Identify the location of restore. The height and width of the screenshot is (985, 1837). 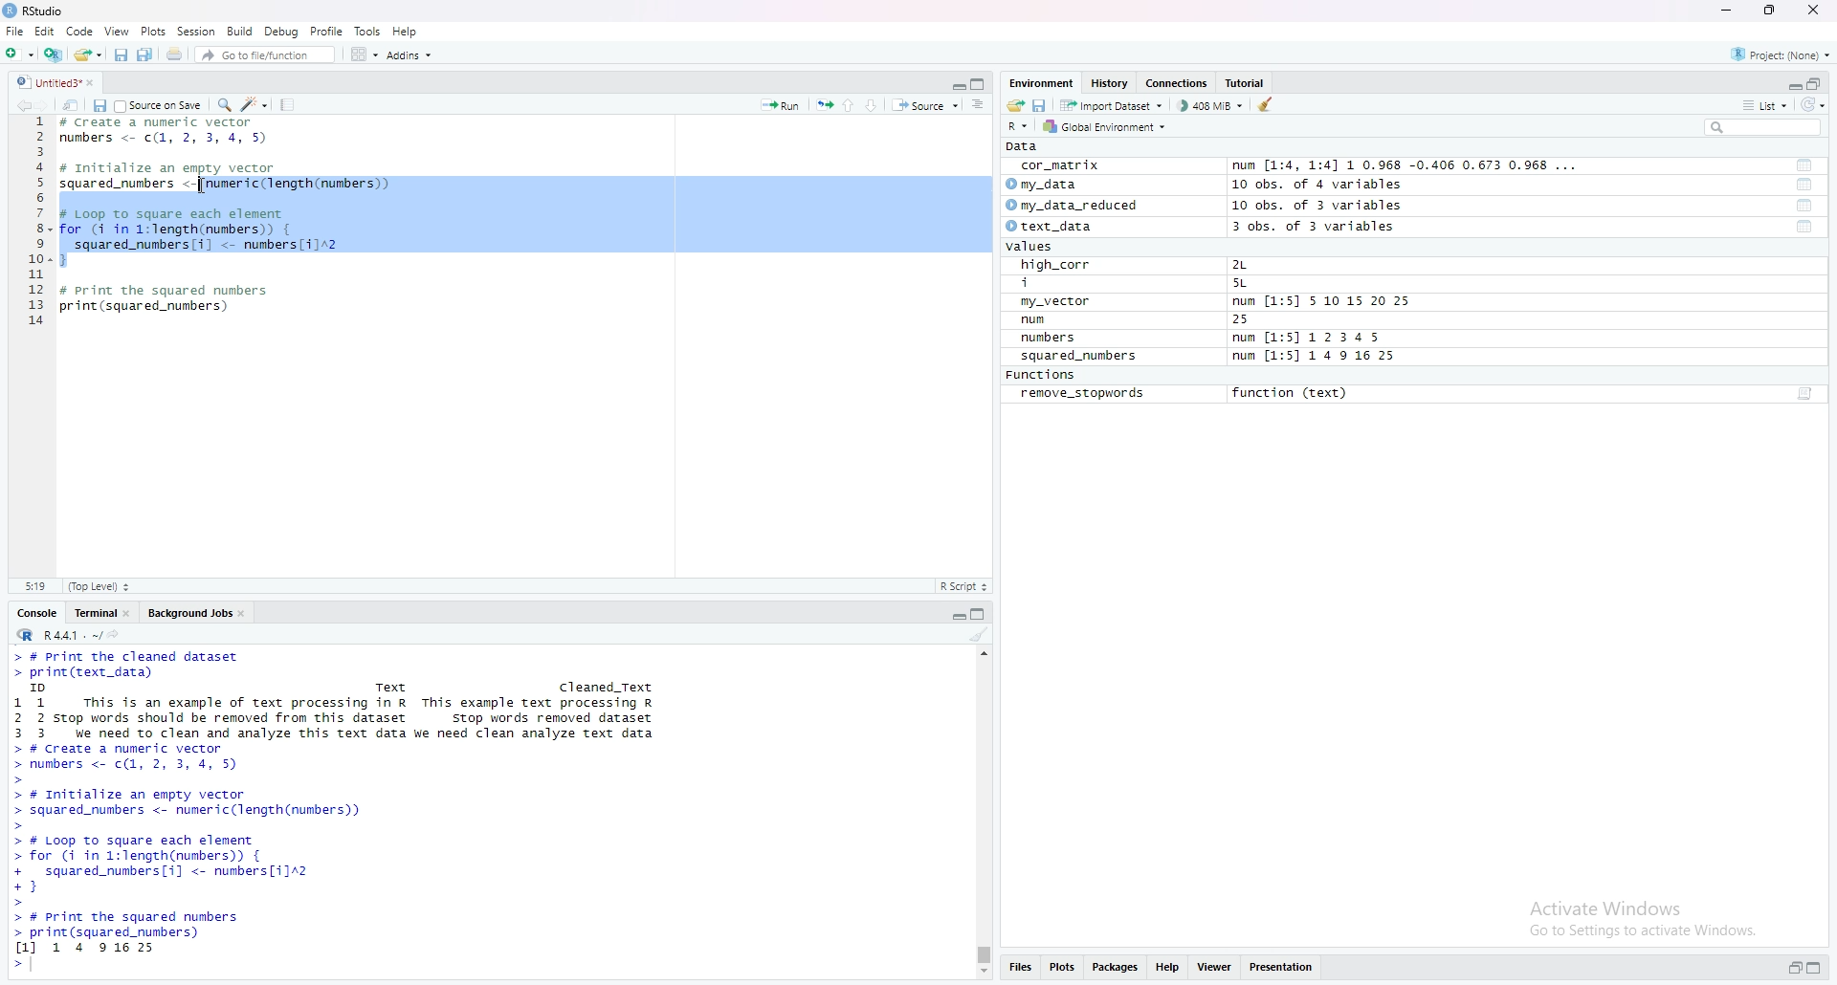
(1795, 969).